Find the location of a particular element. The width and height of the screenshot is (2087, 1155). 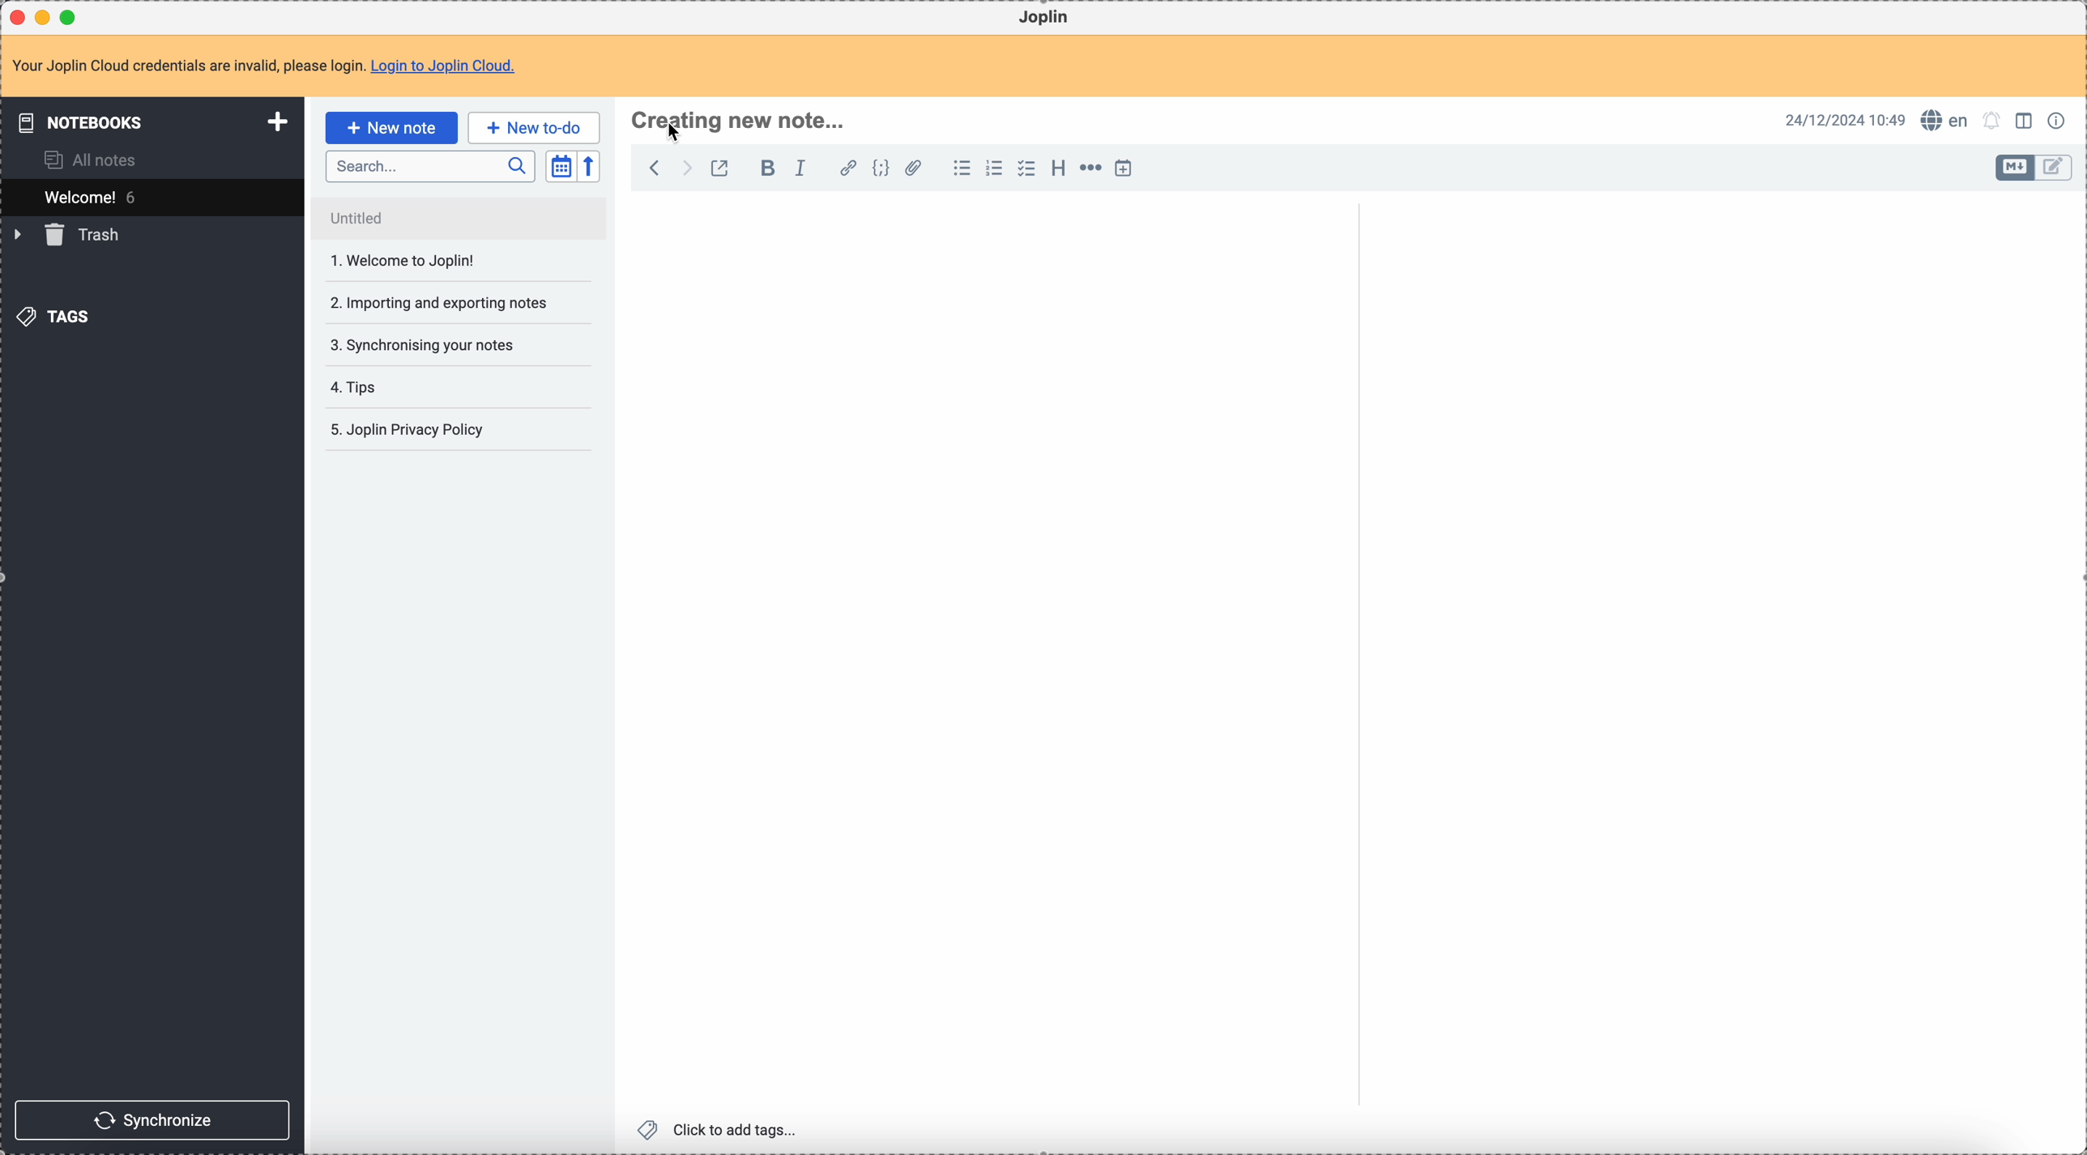

synchronize is located at coordinates (156, 1119).